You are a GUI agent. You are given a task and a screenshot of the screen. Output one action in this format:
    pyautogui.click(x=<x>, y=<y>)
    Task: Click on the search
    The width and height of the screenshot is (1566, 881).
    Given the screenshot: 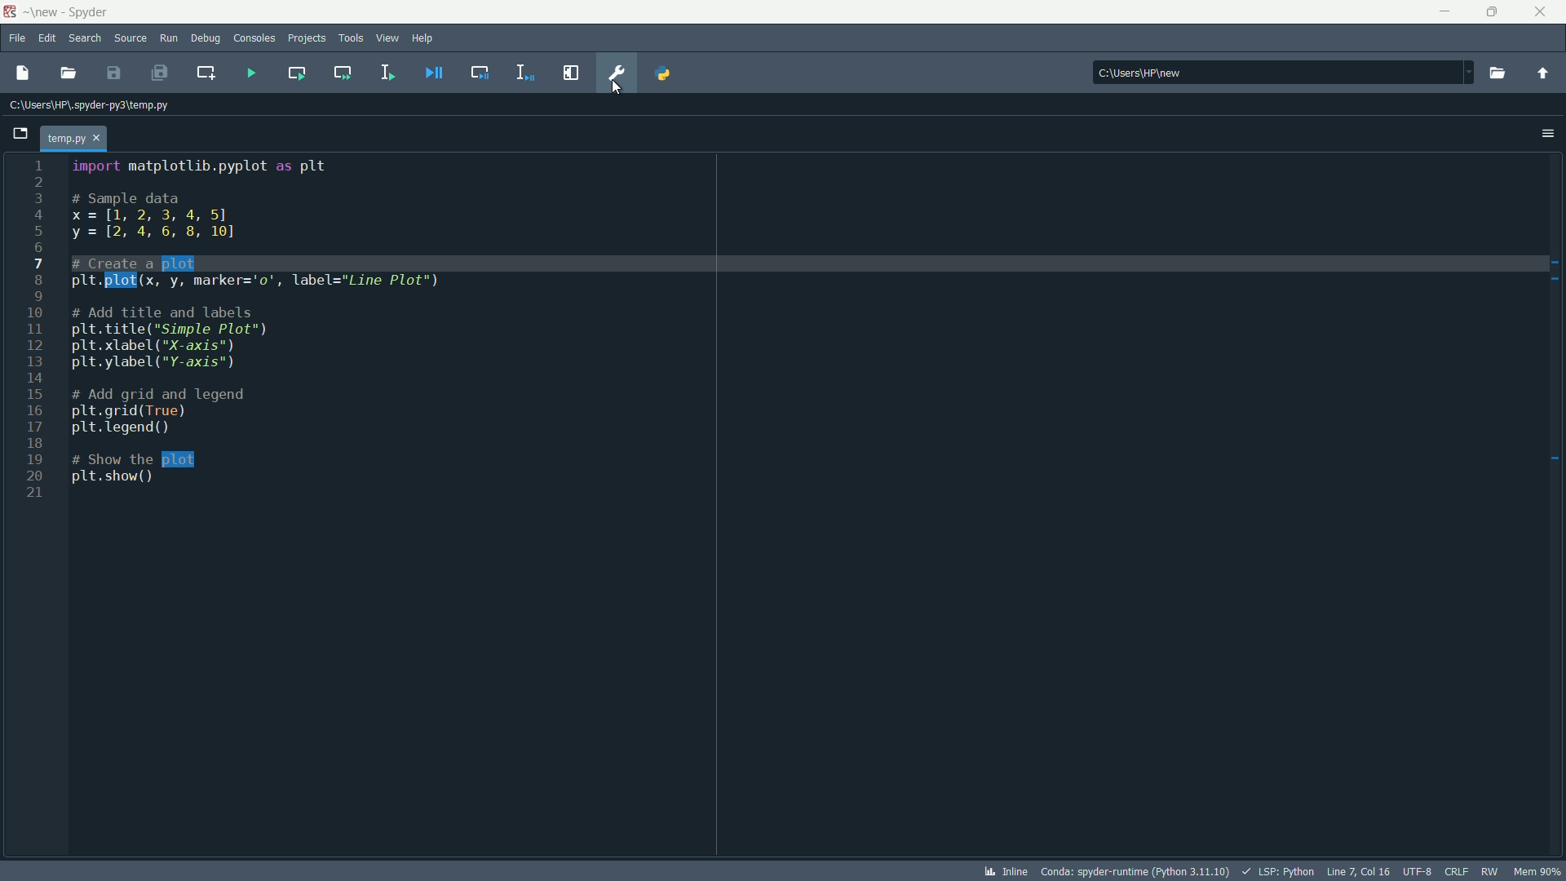 What is the action you would take?
    pyautogui.click(x=85, y=38)
    